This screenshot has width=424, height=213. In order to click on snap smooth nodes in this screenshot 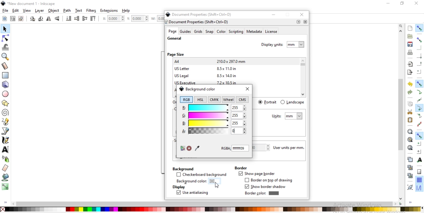, I will do `click(419, 116)`.